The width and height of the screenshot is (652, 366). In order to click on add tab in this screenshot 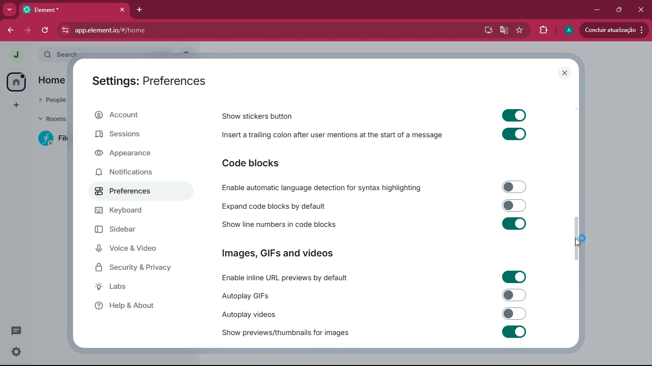, I will do `click(140, 10)`.